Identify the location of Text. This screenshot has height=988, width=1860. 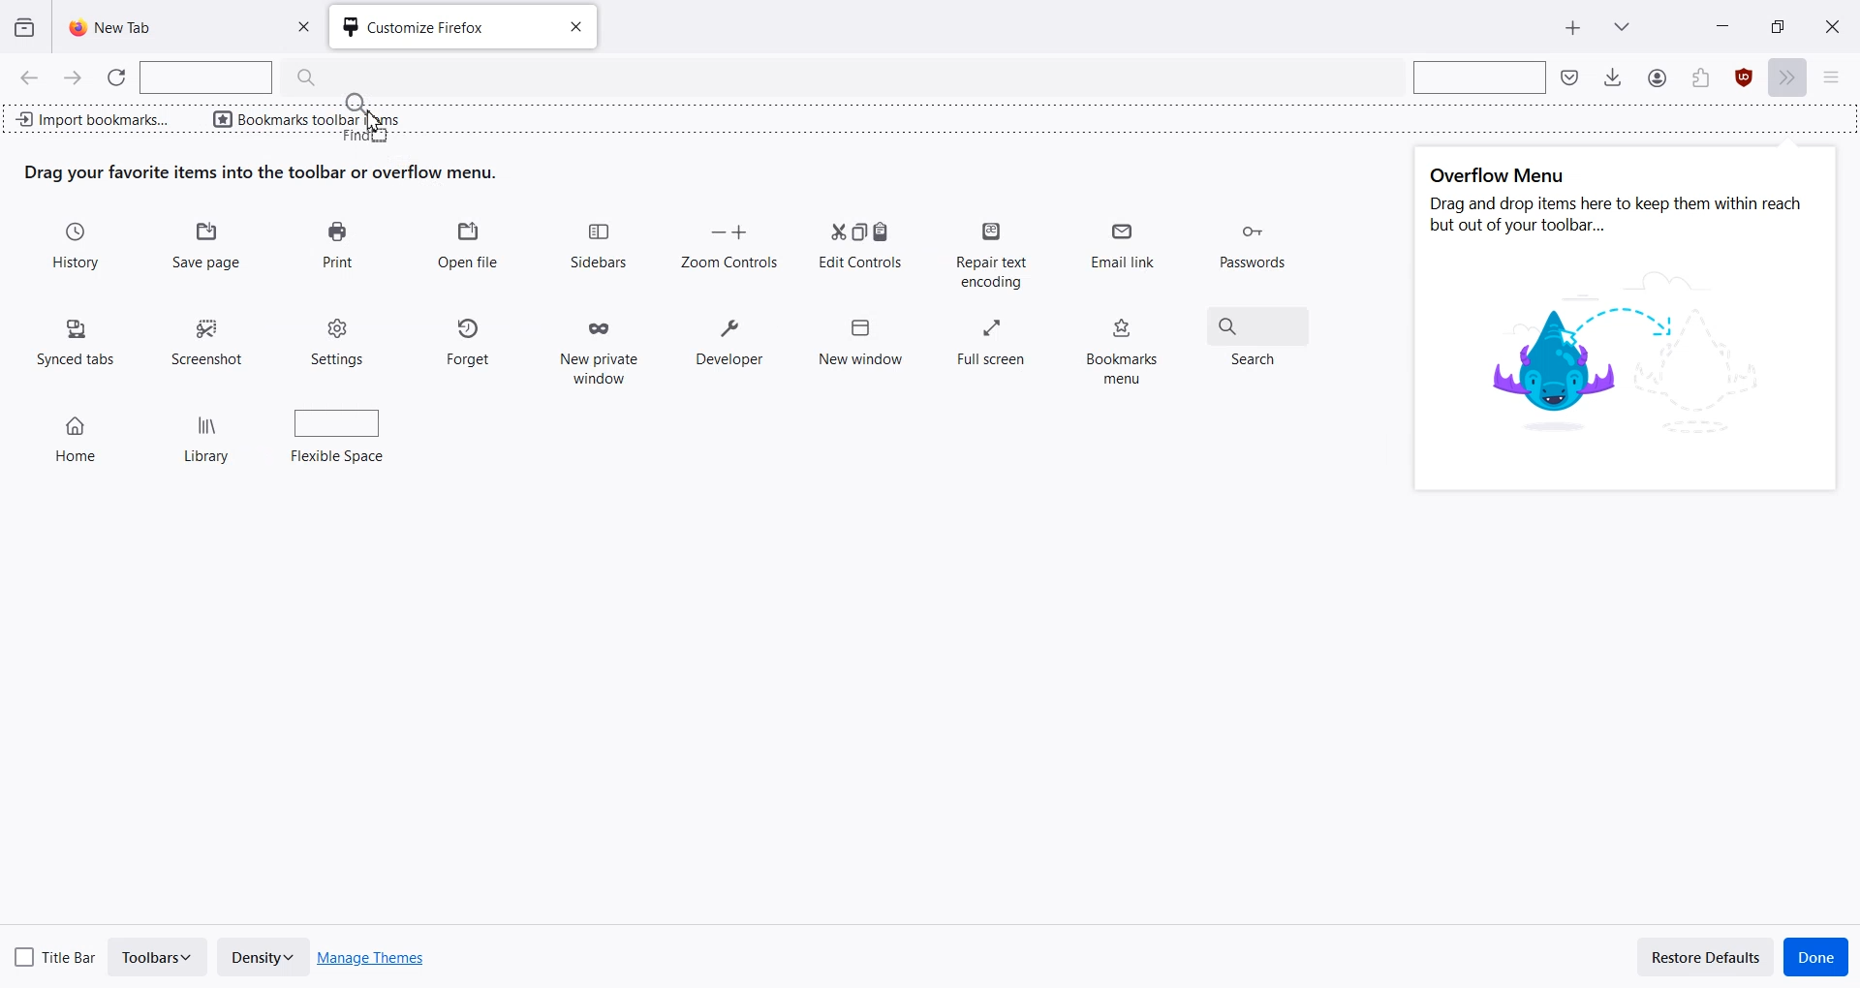
(262, 172).